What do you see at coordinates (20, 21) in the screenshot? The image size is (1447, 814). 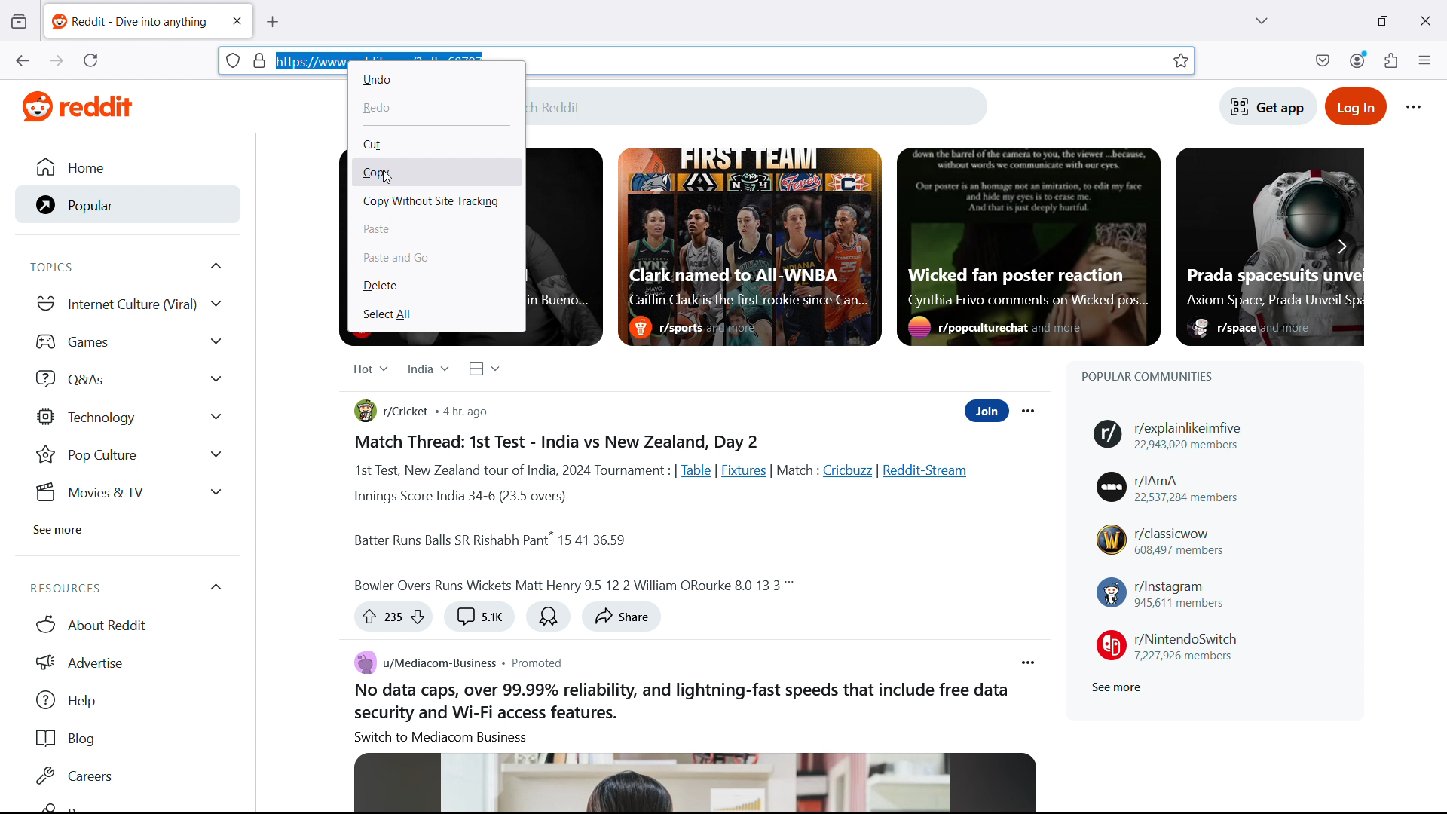 I see `view recent browsing` at bounding box center [20, 21].